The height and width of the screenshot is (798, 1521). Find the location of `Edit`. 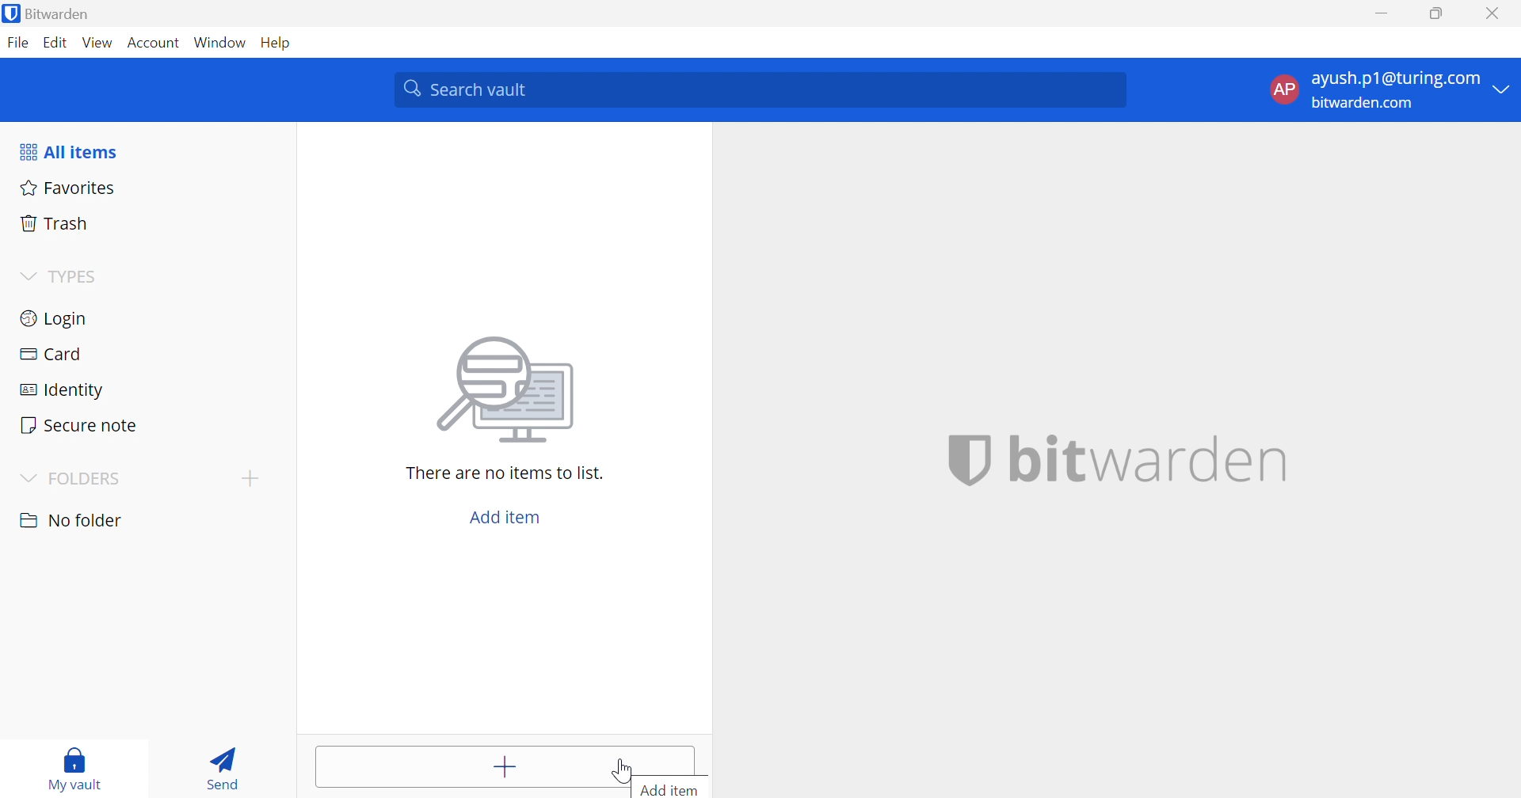

Edit is located at coordinates (54, 44).